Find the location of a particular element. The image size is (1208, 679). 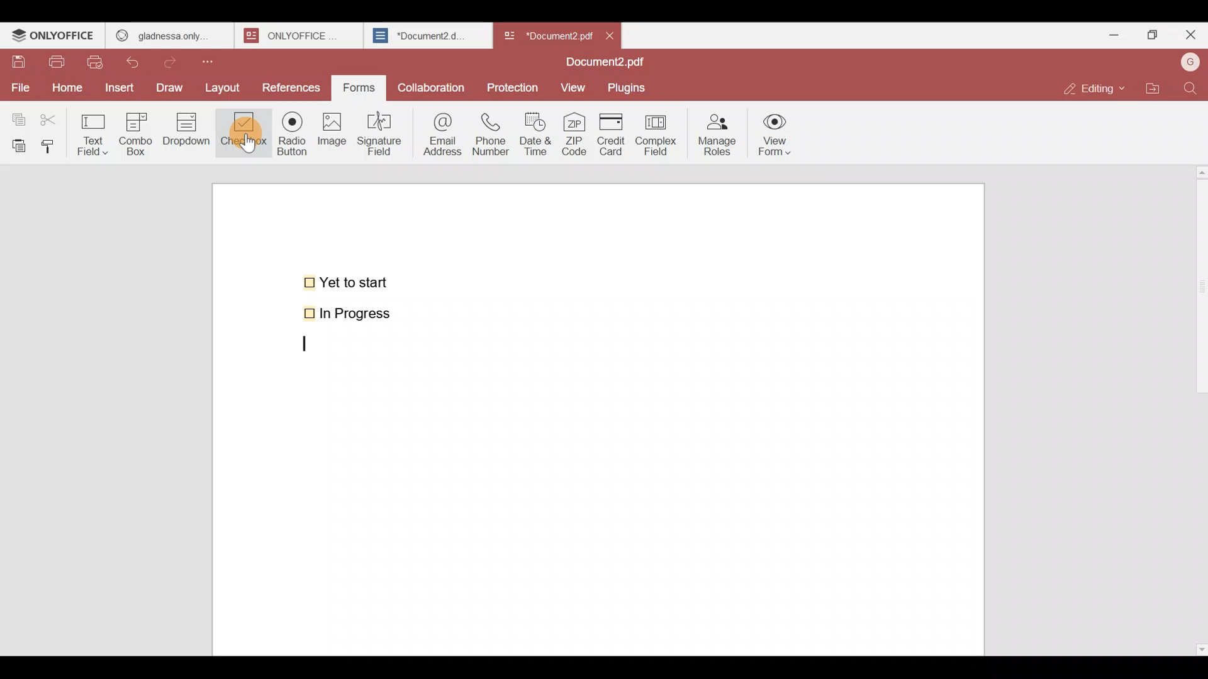

Image is located at coordinates (333, 138).